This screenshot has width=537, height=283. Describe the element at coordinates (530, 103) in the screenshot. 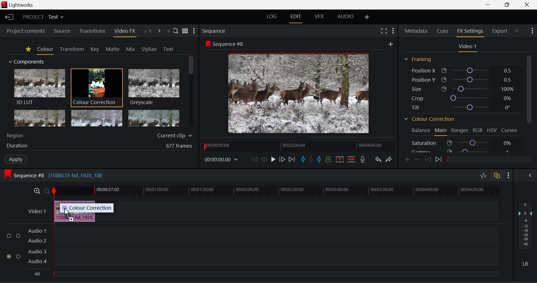

I see `Scroll Bar` at that location.